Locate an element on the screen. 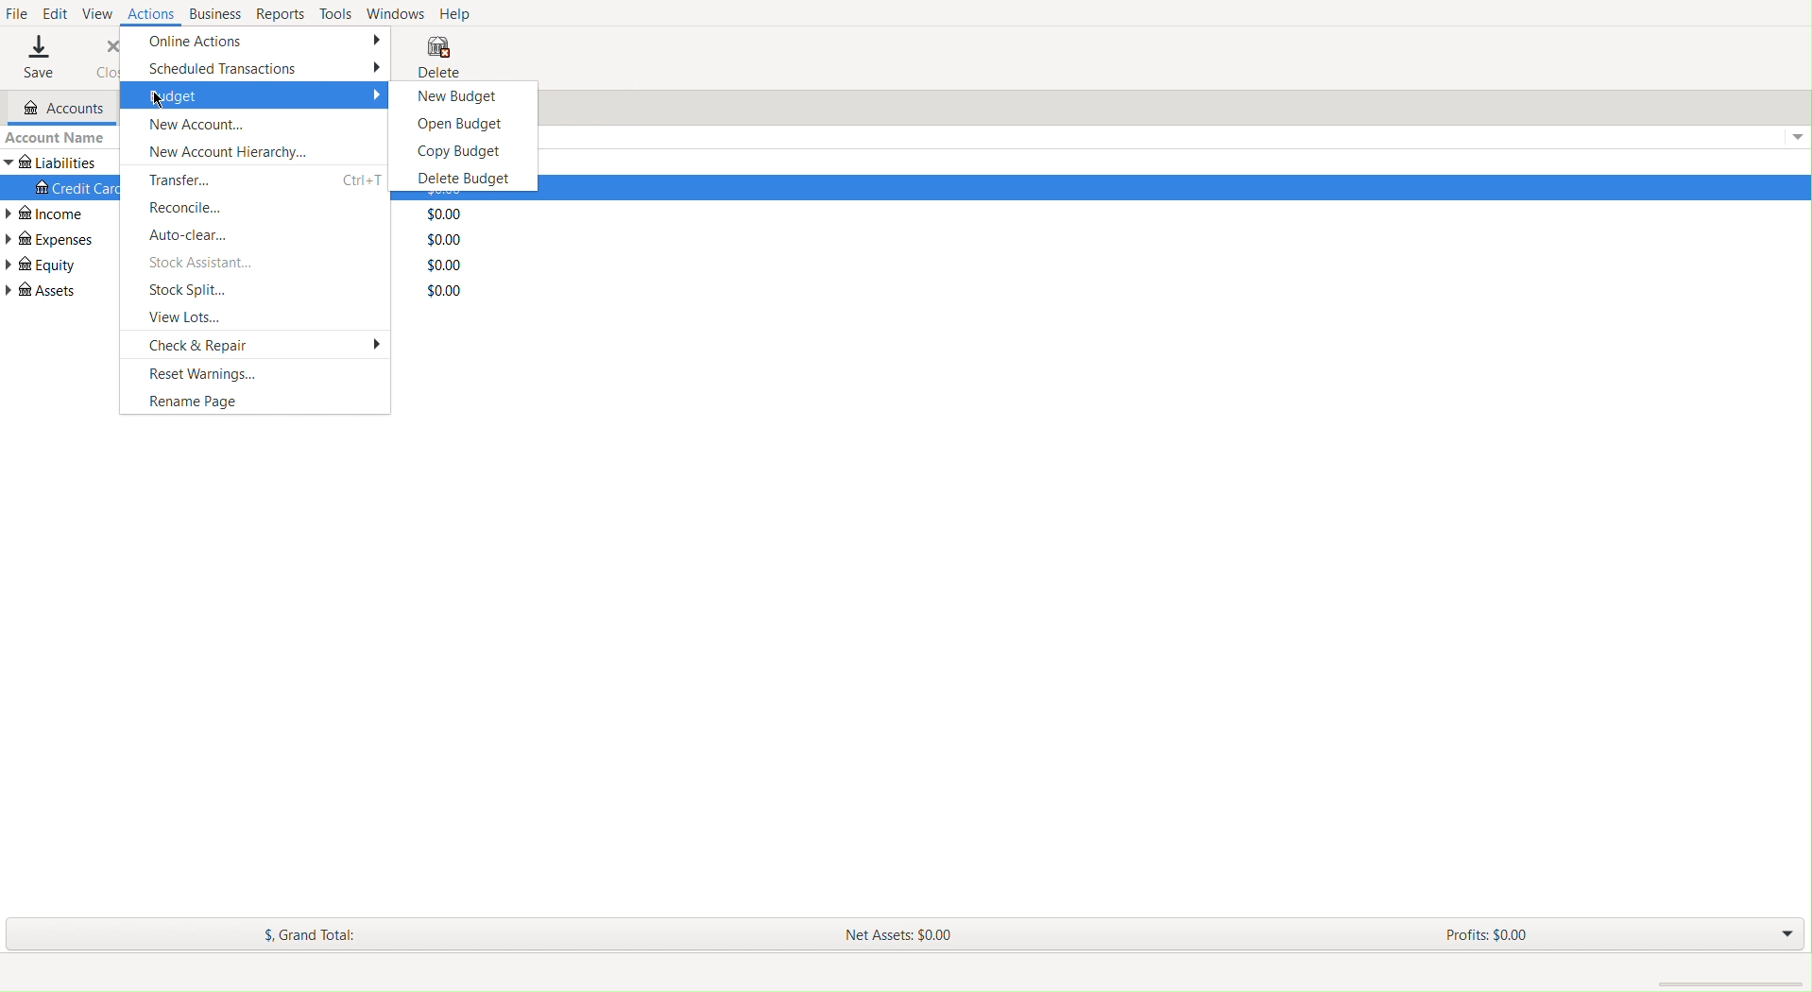 This screenshot has width=1812, height=992. Total is located at coordinates (446, 237).